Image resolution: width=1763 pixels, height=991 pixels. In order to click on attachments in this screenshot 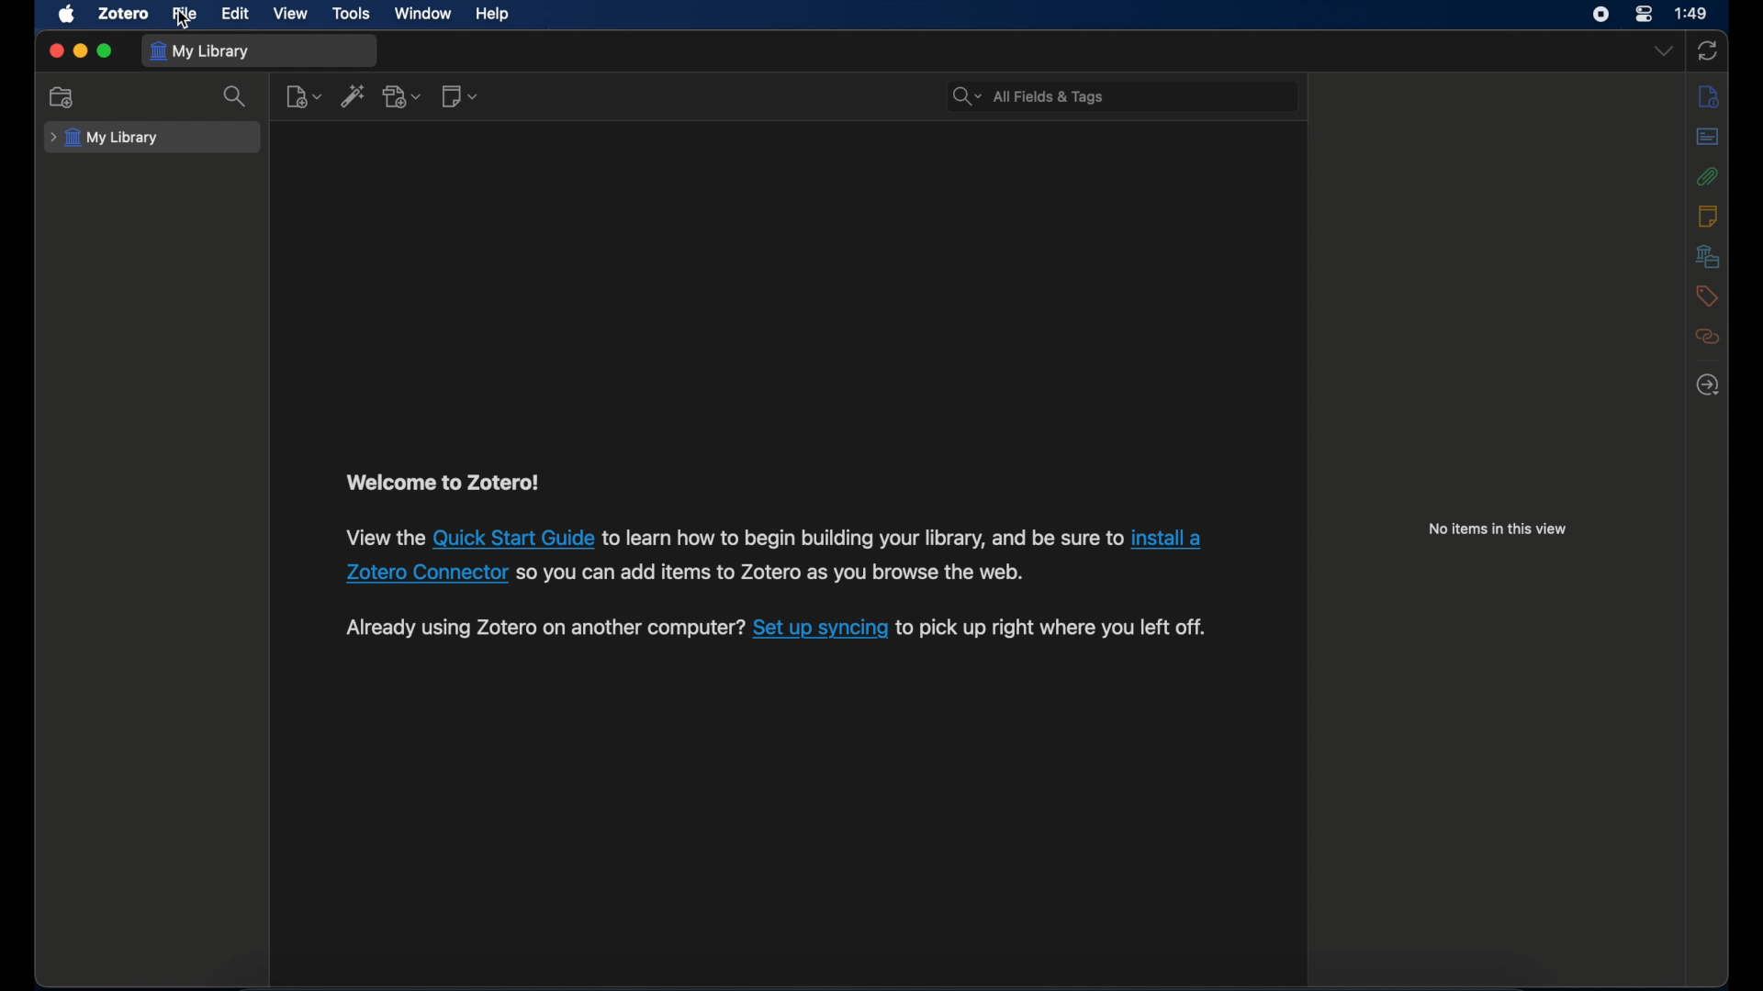, I will do `click(1708, 176)`.